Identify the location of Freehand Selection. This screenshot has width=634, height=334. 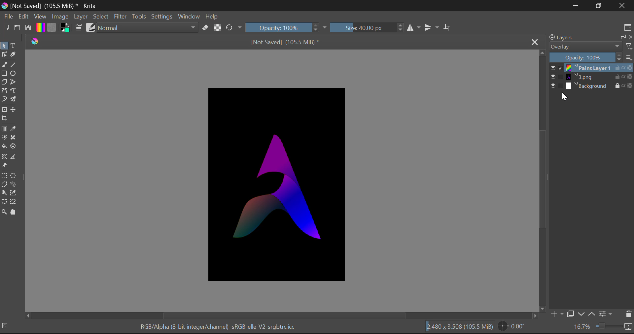
(14, 184).